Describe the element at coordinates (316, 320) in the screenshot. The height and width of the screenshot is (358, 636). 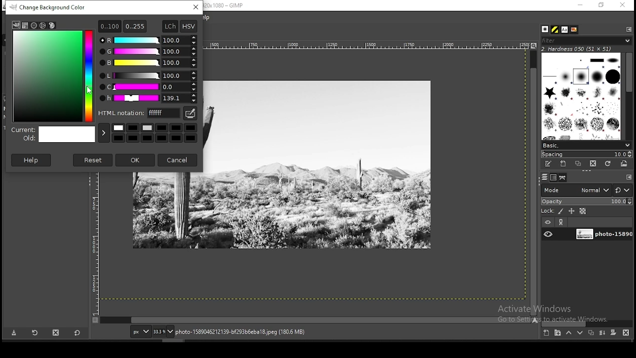
I see `scroll bar` at that location.